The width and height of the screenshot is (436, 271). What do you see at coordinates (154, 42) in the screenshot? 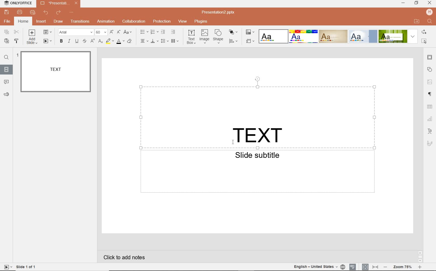
I see `VERTICAL ALIGN` at bounding box center [154, 42].